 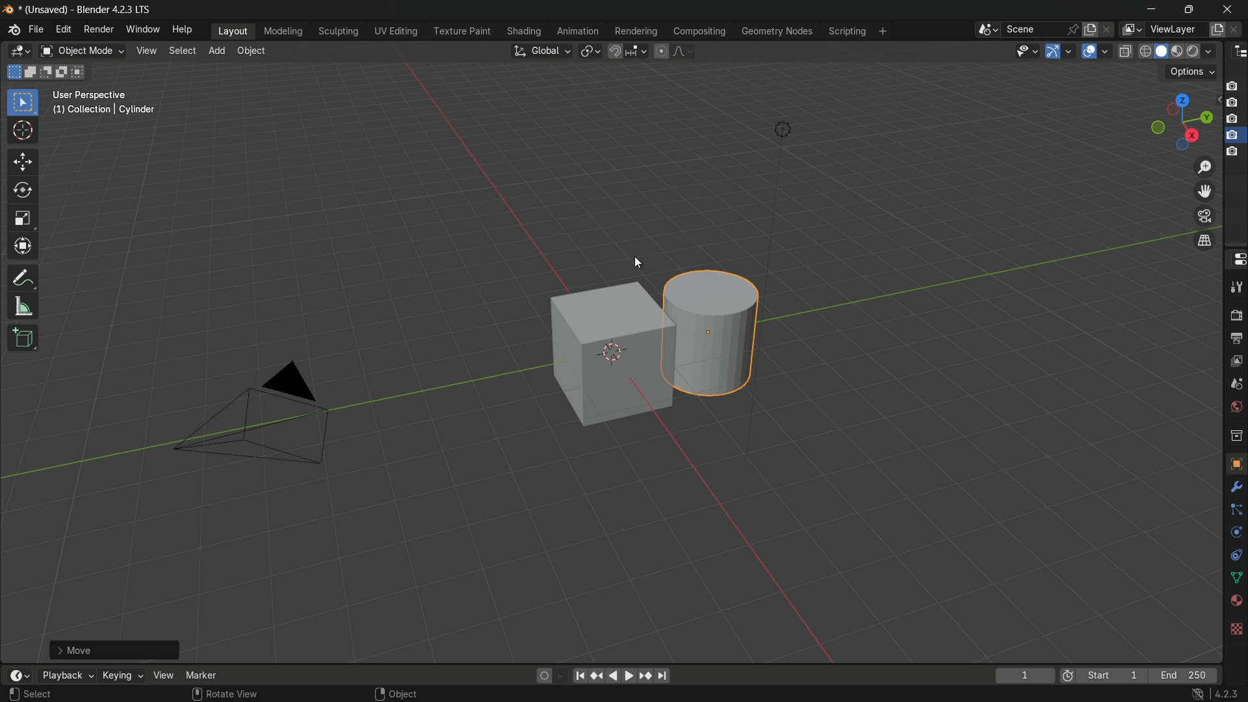 I want to click on capture, so click(x=1236, y=85).